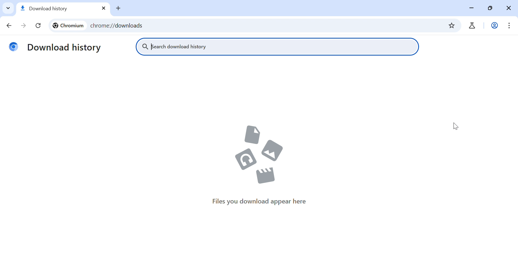 The width and height of the screenshot is (518, 272). What do you see at coordinates (457, 126) in the screenshot?
I see `Cursor` at bounding box center [457, 126].